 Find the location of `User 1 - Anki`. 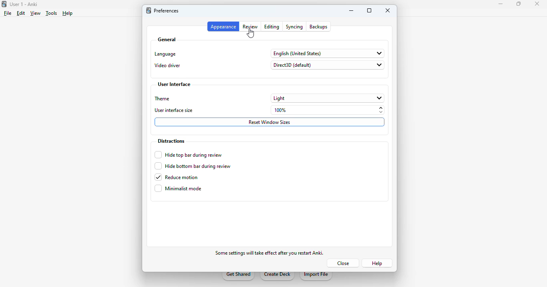

User 1 - Anki is located at coordinates (24, 4).